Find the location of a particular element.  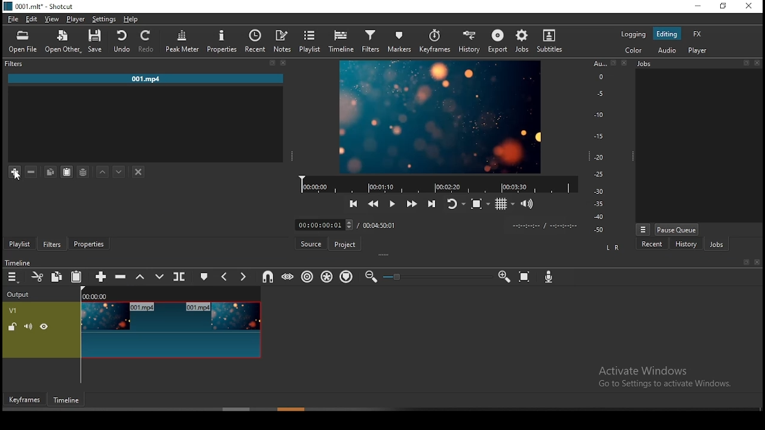

append is located at coordinates (97, 277).